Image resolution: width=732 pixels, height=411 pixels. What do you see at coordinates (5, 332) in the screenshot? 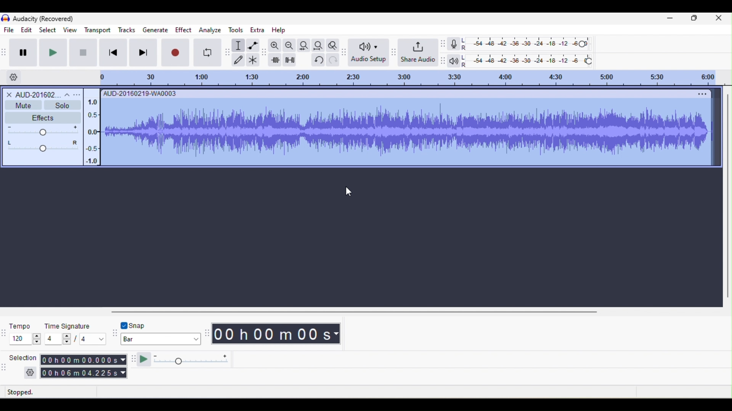
I see `audacity time signature toolbar` at bounding box center [5, 332].